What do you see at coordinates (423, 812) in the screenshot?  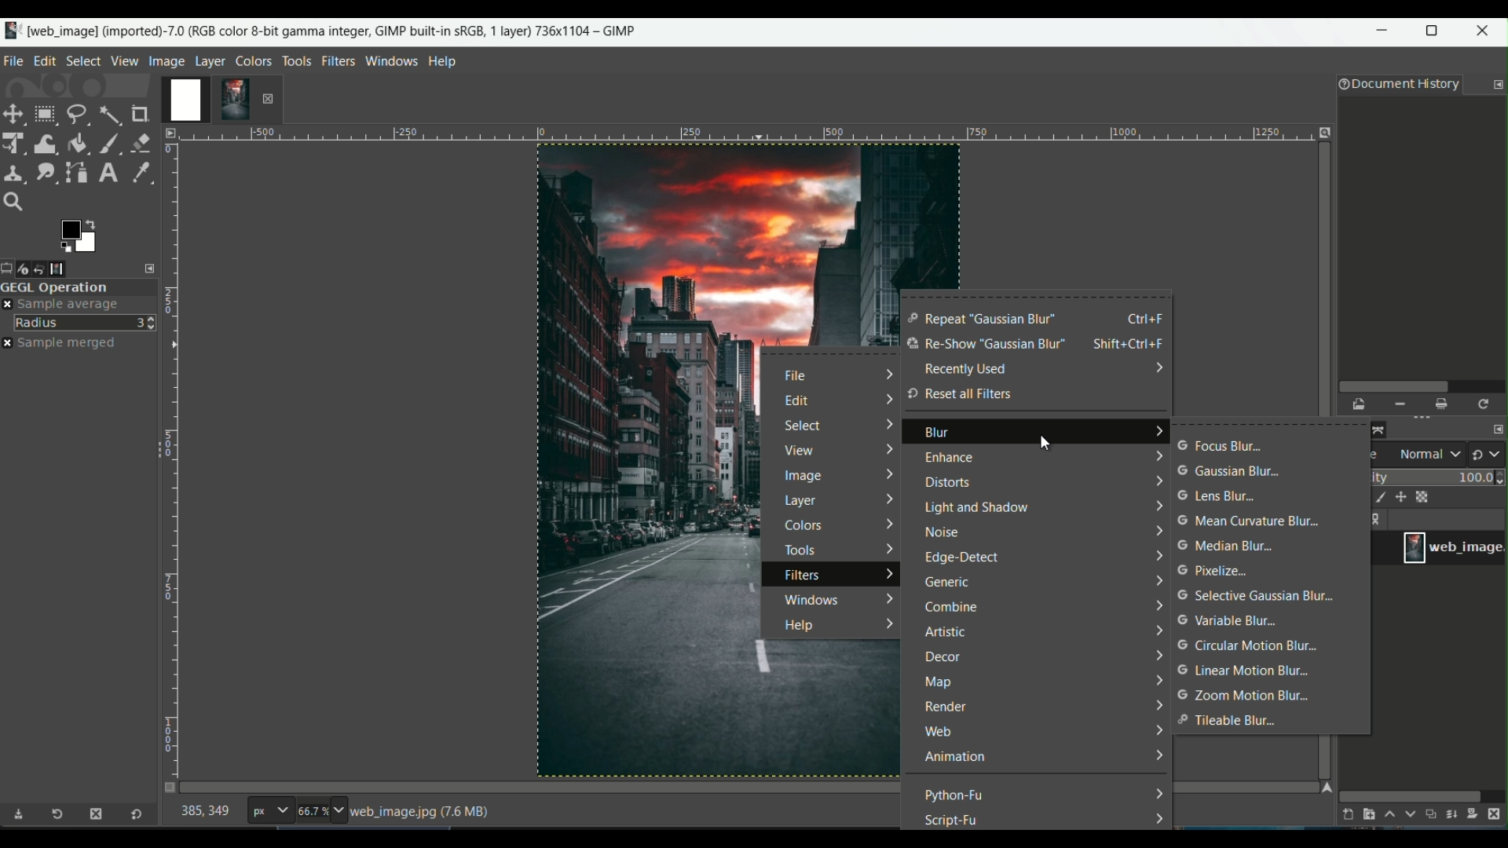 I see `description` at bounding box center [423, 812].